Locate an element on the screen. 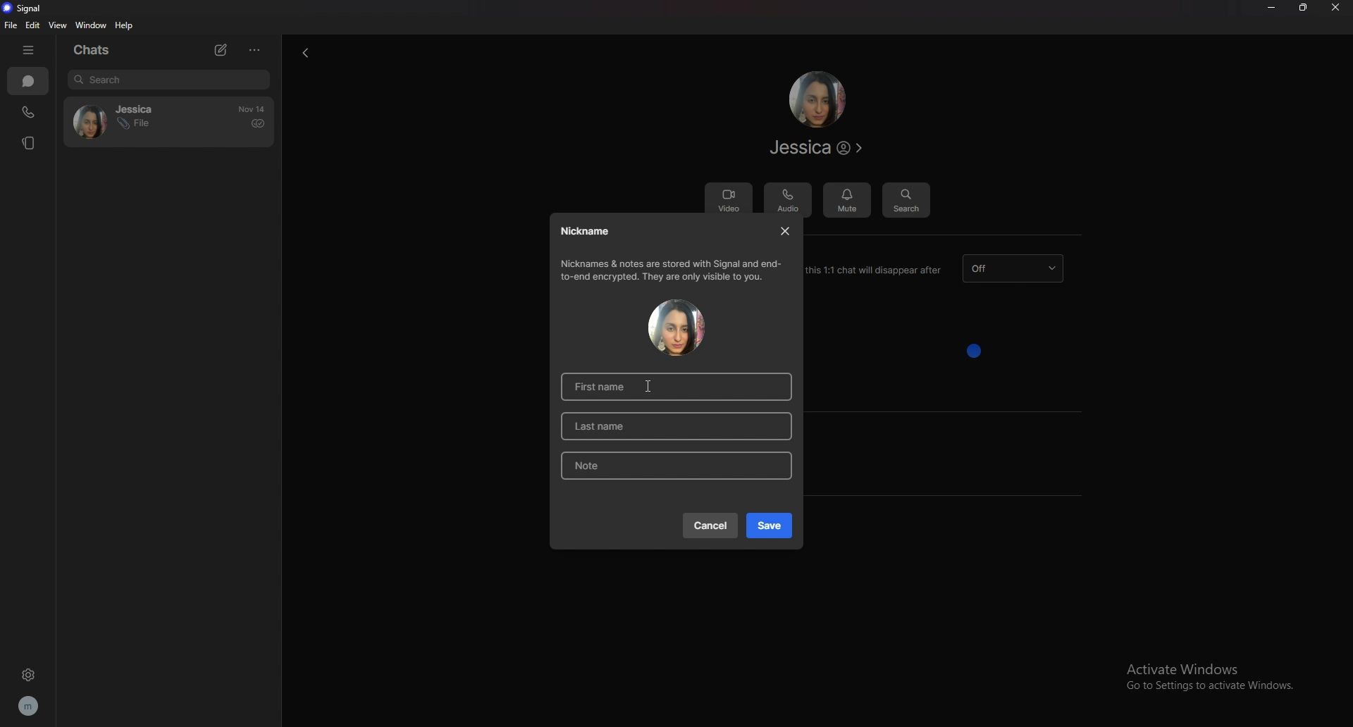 The width and height of the screenshot is (1353, 727). profile is located at coordinates (34, 707).